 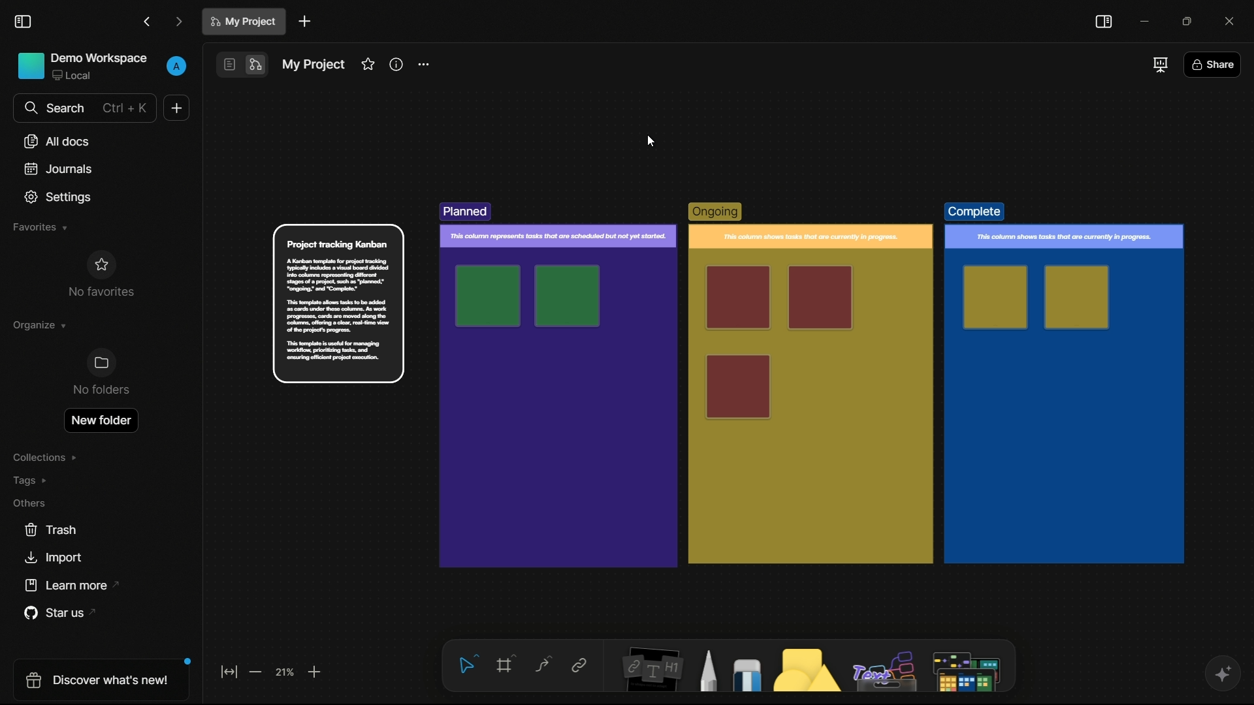 I want to click on learn more, so click(x=74, y=586).